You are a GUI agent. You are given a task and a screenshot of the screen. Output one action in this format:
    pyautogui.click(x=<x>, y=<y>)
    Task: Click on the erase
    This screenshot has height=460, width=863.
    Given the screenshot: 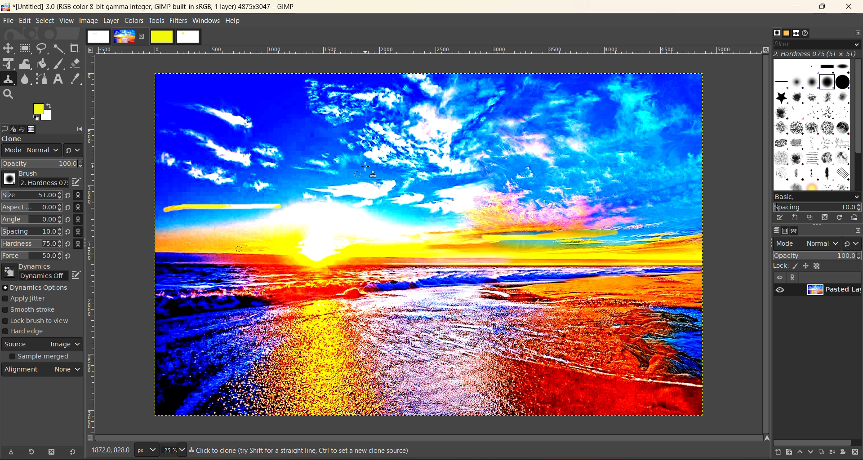 What is the action you would take?
    pyautogui.click(x=76, y=63)
    